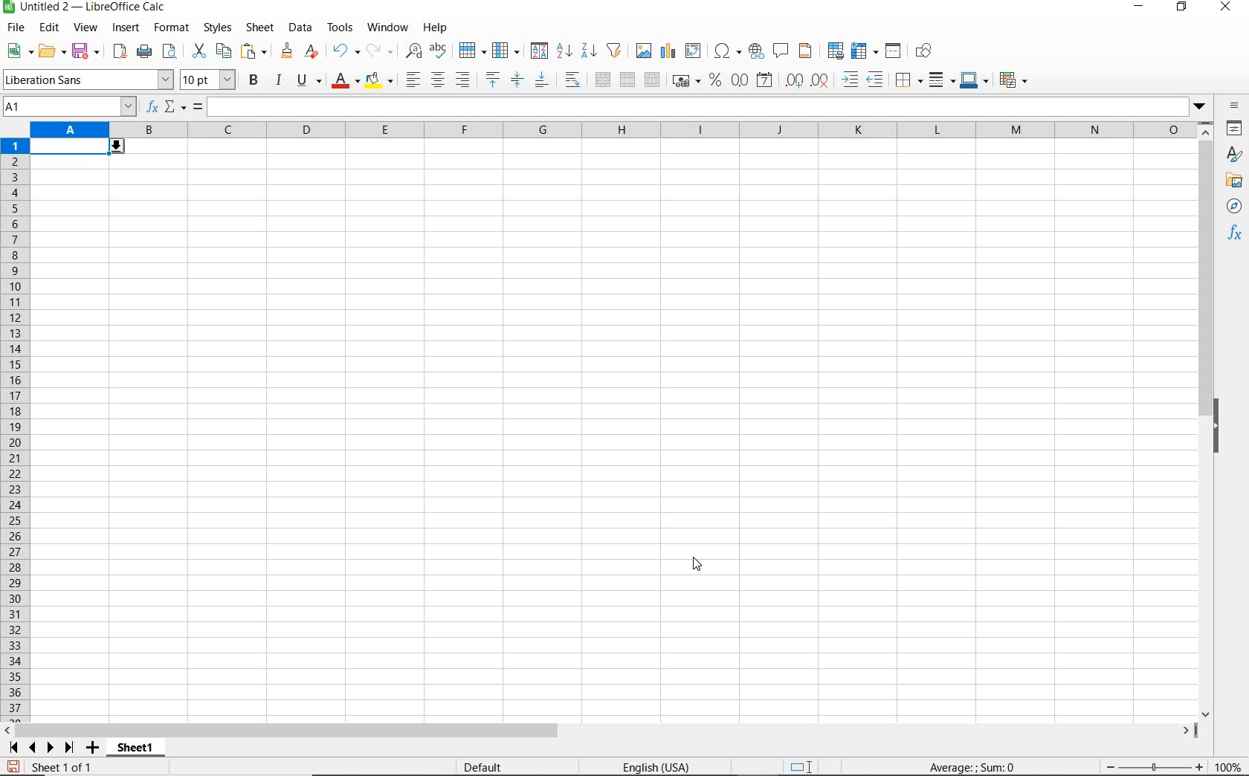 The width and height of the screenshot is (1249, 776). Describe the element at coordinates (341, 28) in the screenshot. I see `tools` at that location.